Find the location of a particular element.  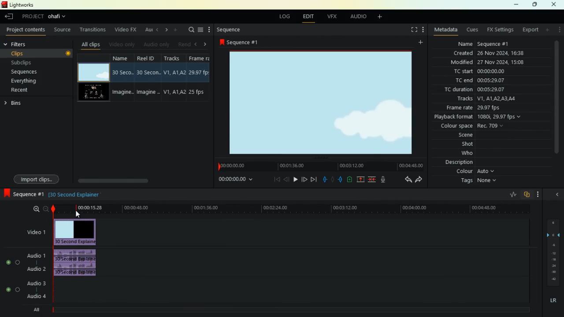

00:05:29.07 is located at coordinates (494, 89).